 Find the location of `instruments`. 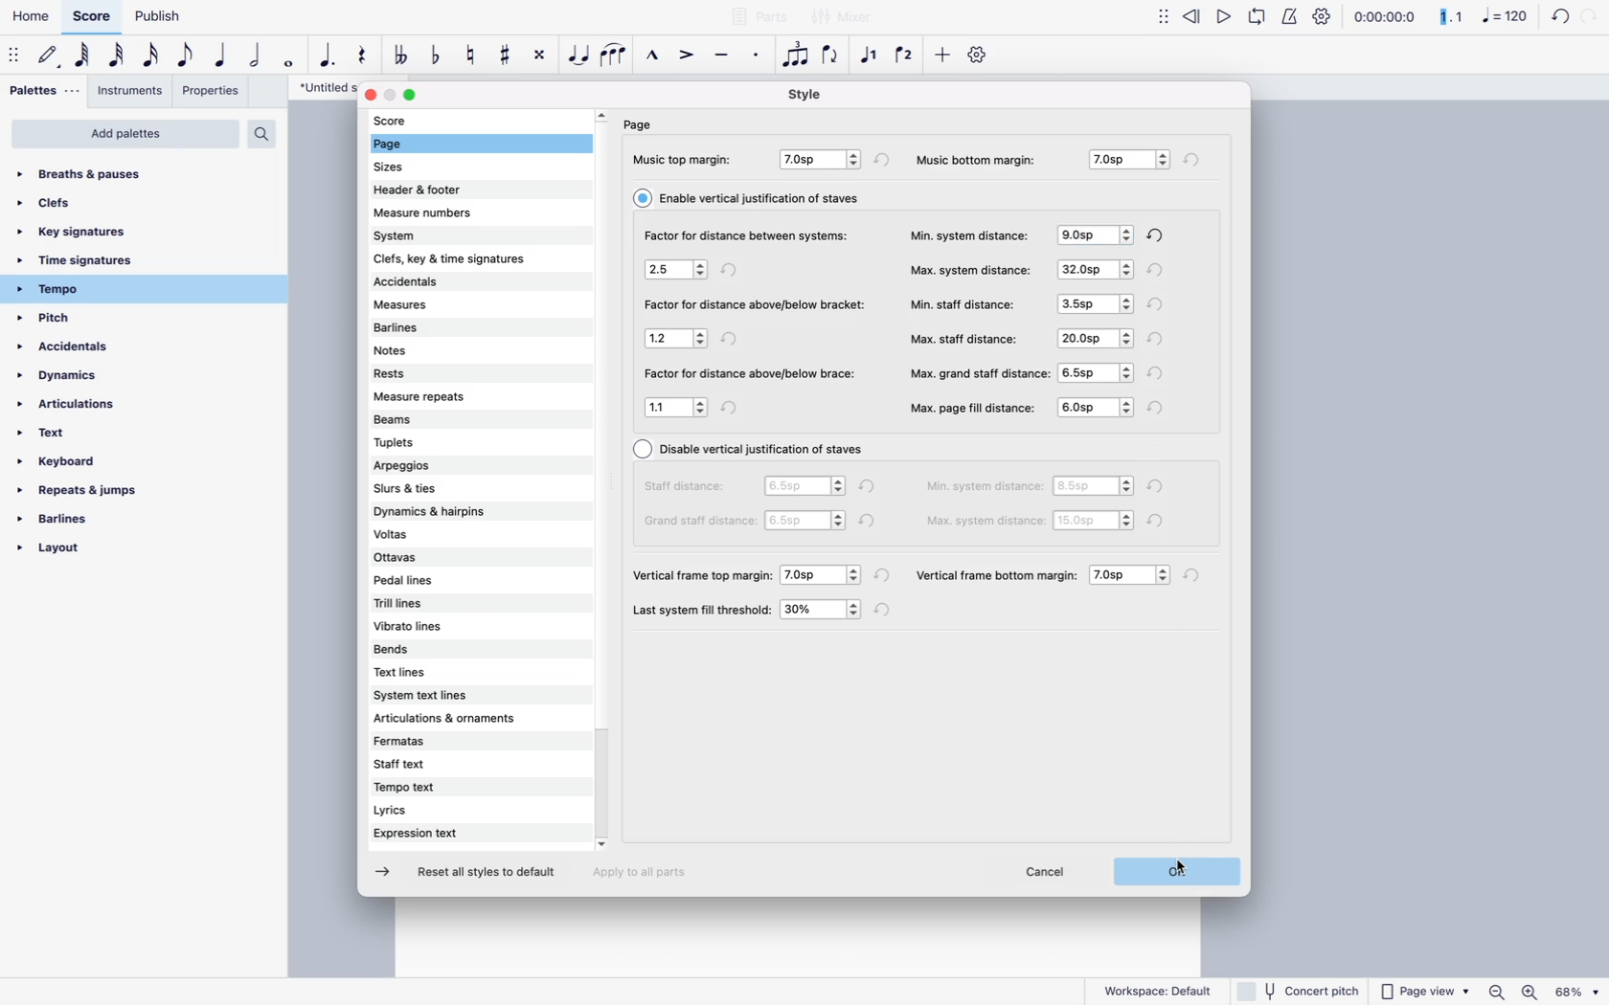

instruments is located at coordinates (129, 90).